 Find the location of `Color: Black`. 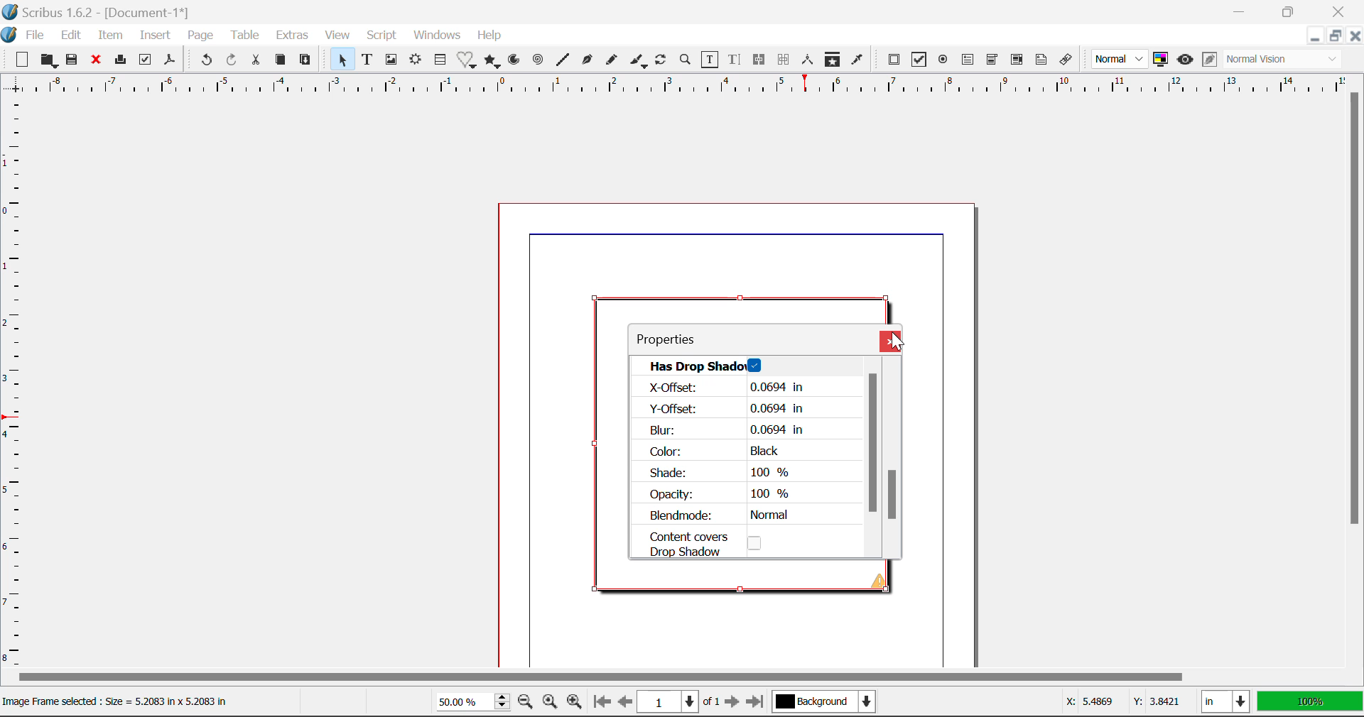

Color: Black is located at coordinates (717, 451).